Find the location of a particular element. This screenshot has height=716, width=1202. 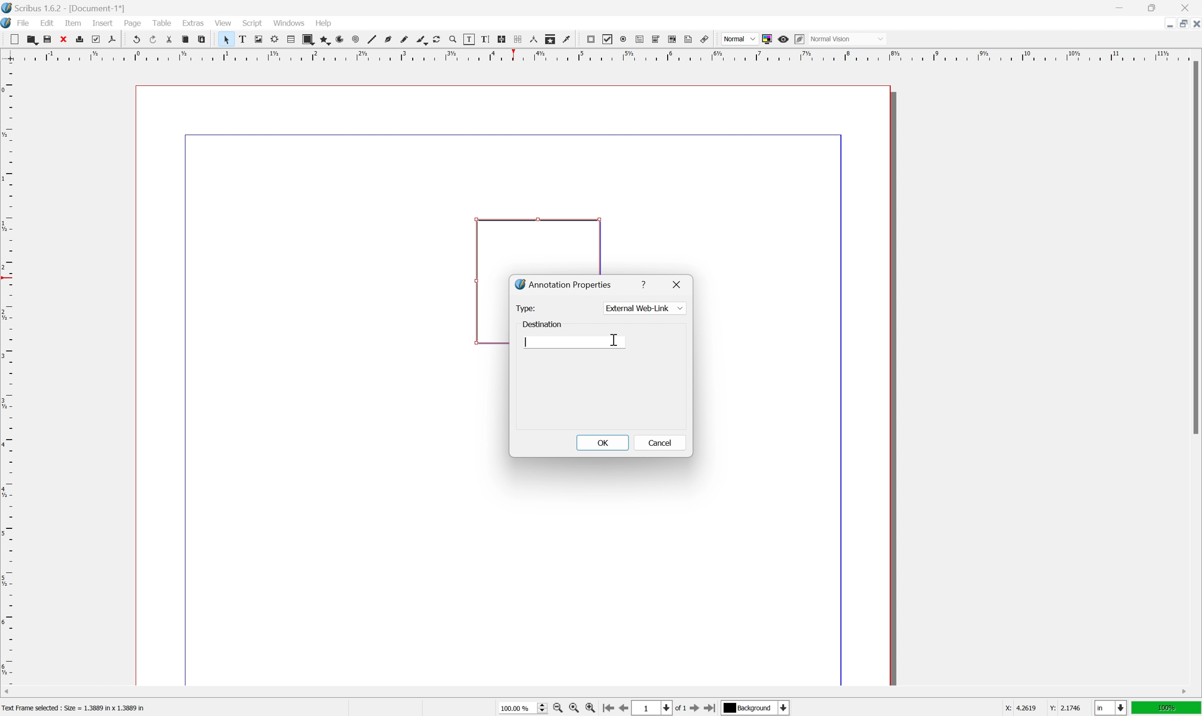

normal is located at coordinates (739, 38).